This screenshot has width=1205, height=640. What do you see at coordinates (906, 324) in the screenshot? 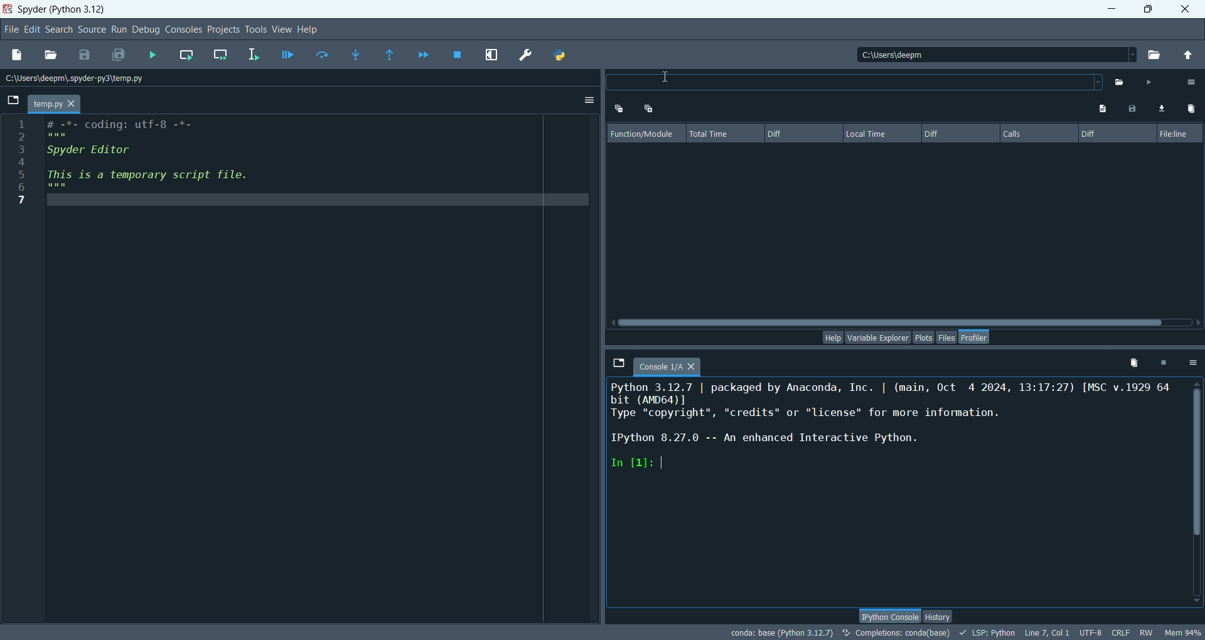
I see `horizontal scroll bar` at bounding box center [906, 324].